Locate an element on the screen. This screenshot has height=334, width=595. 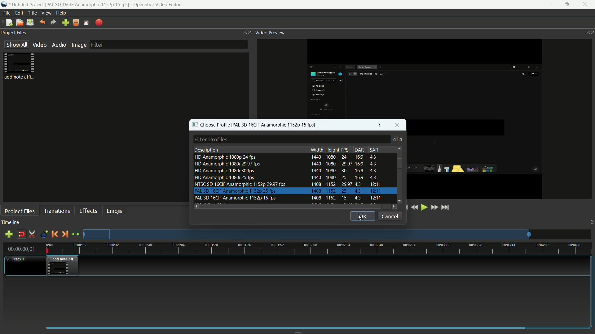
next marker is located at coordinates (64, 234).